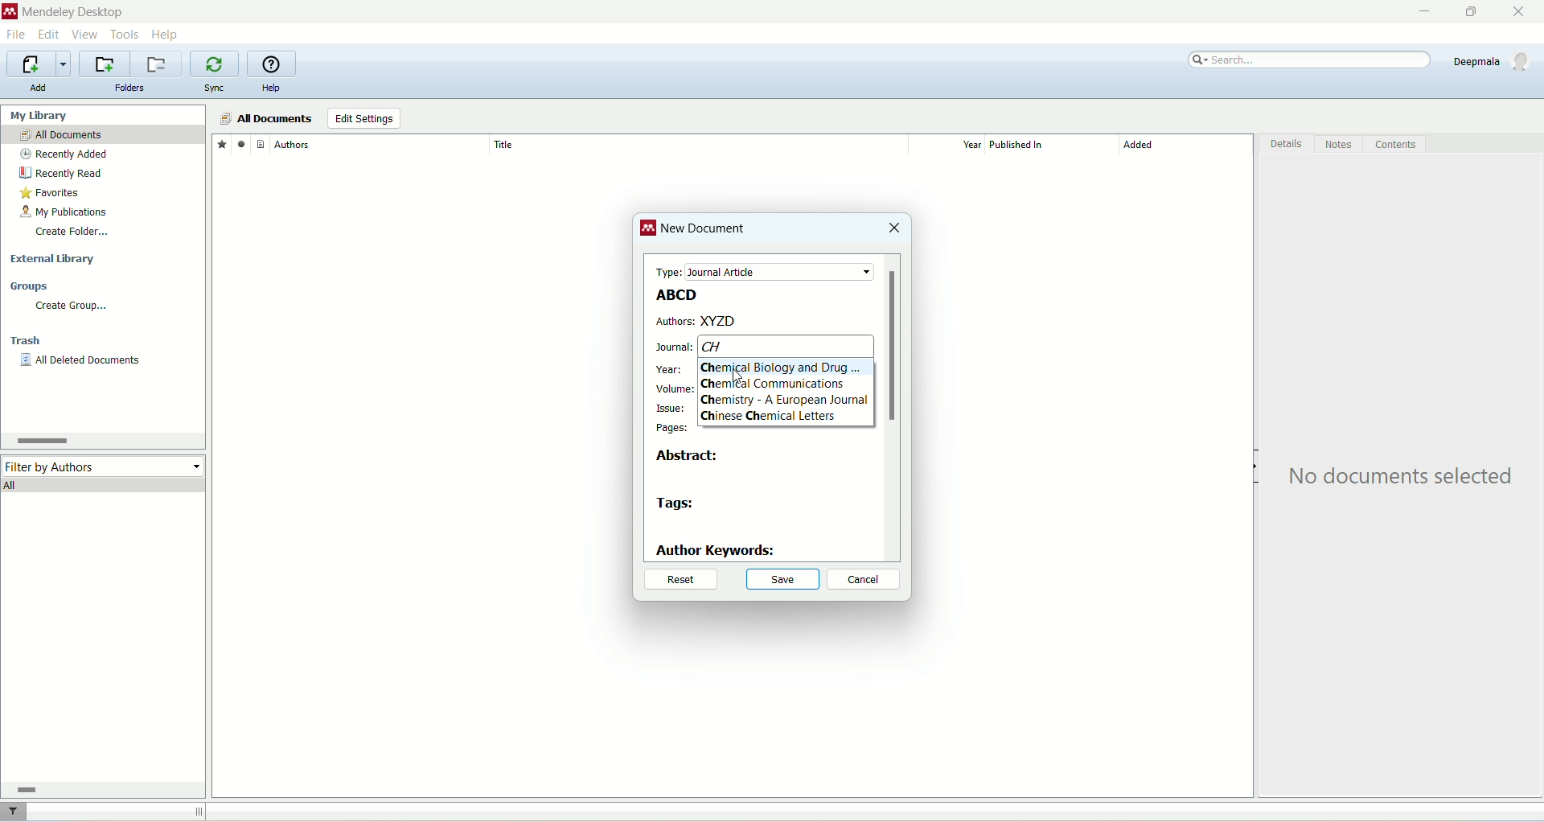 This screenshot has width=1544, height=822. Describe the element at coordinates (81, 362) in the screenshot. I see `all deleted` at that location.